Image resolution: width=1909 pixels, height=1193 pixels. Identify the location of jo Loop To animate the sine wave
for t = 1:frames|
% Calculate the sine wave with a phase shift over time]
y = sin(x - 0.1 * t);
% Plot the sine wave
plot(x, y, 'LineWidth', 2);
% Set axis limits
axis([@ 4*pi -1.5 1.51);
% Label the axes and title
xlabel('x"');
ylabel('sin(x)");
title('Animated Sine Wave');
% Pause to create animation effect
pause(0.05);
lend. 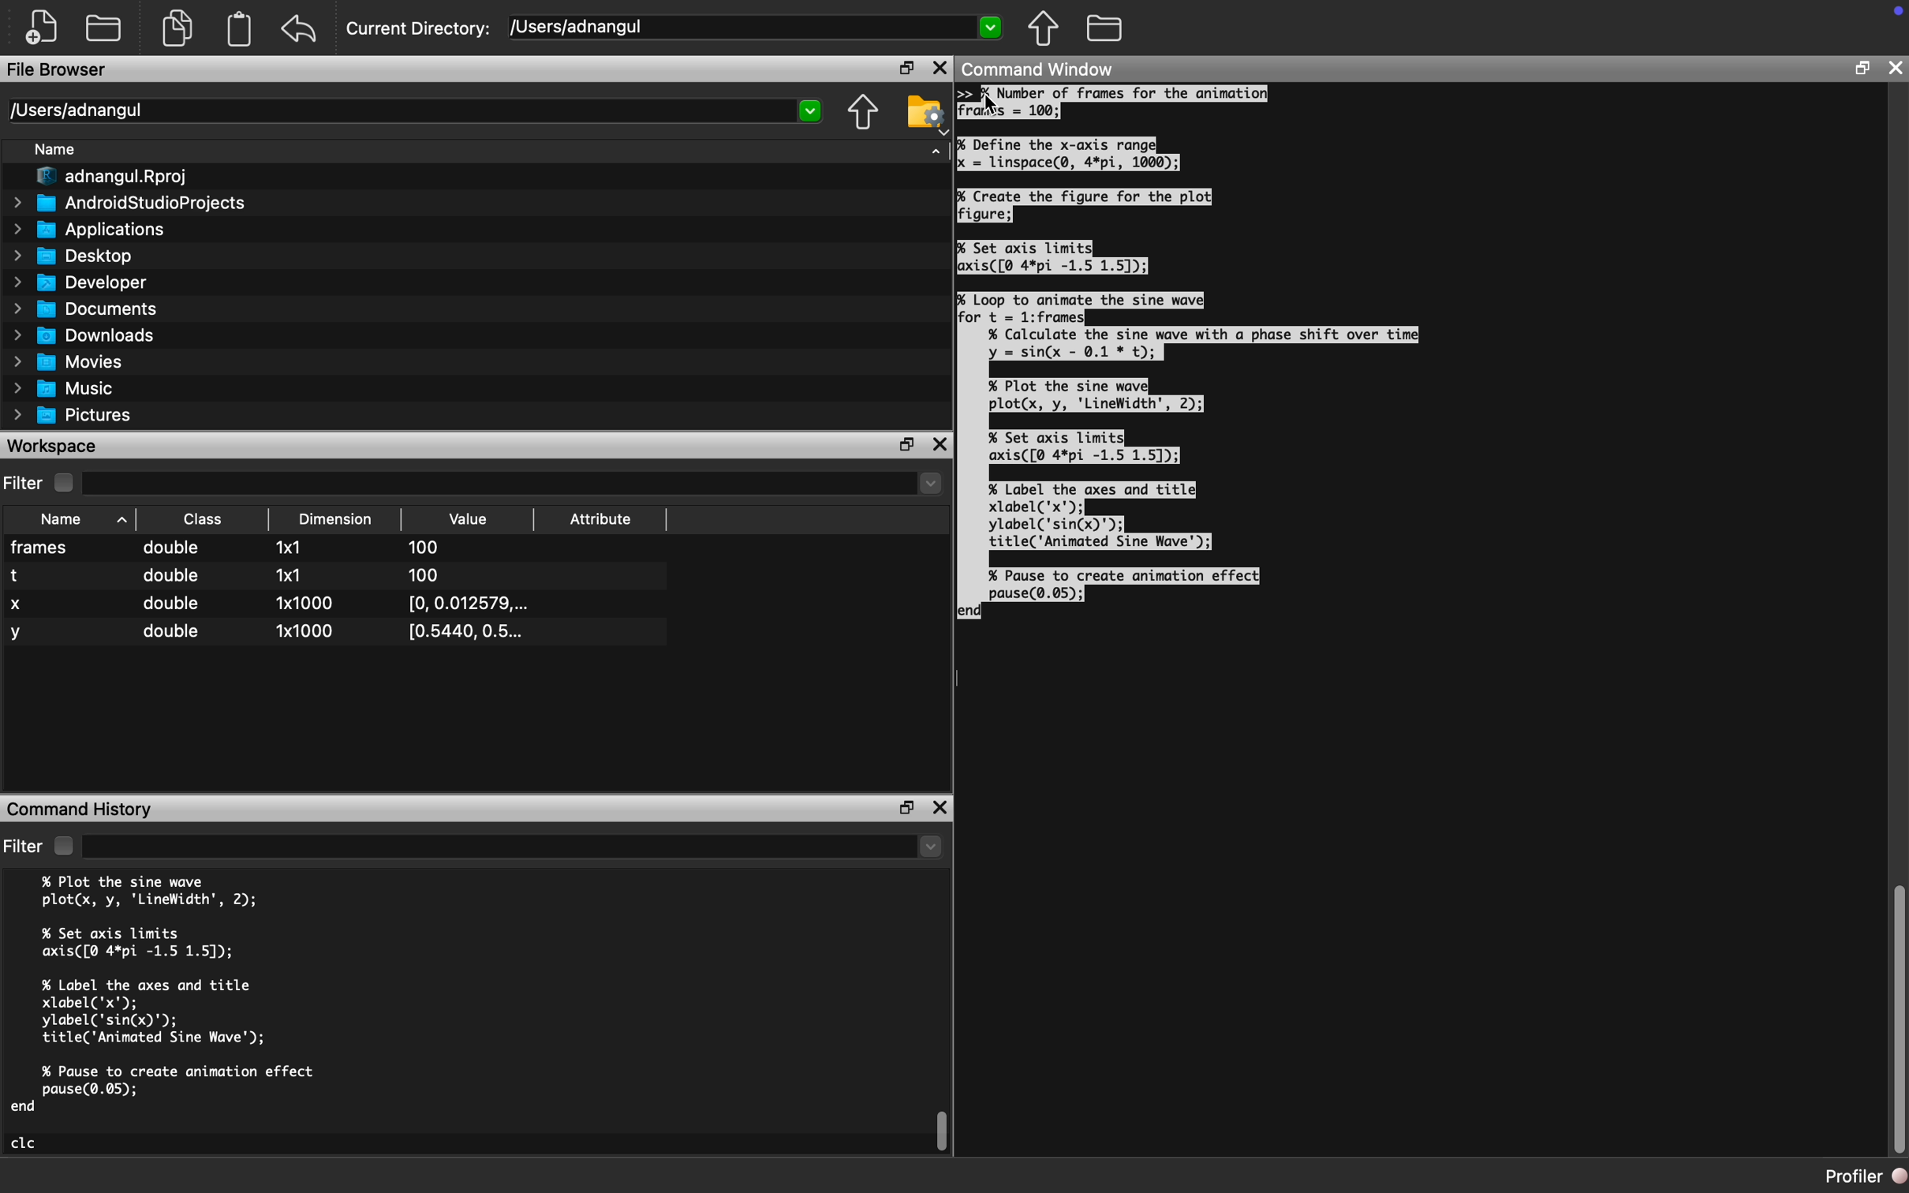
(1202, 457).